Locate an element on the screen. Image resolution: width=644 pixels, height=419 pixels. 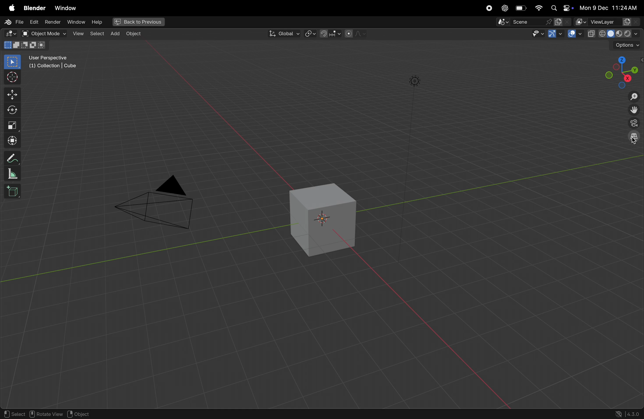
cursor is located at coordinates (634, 144).